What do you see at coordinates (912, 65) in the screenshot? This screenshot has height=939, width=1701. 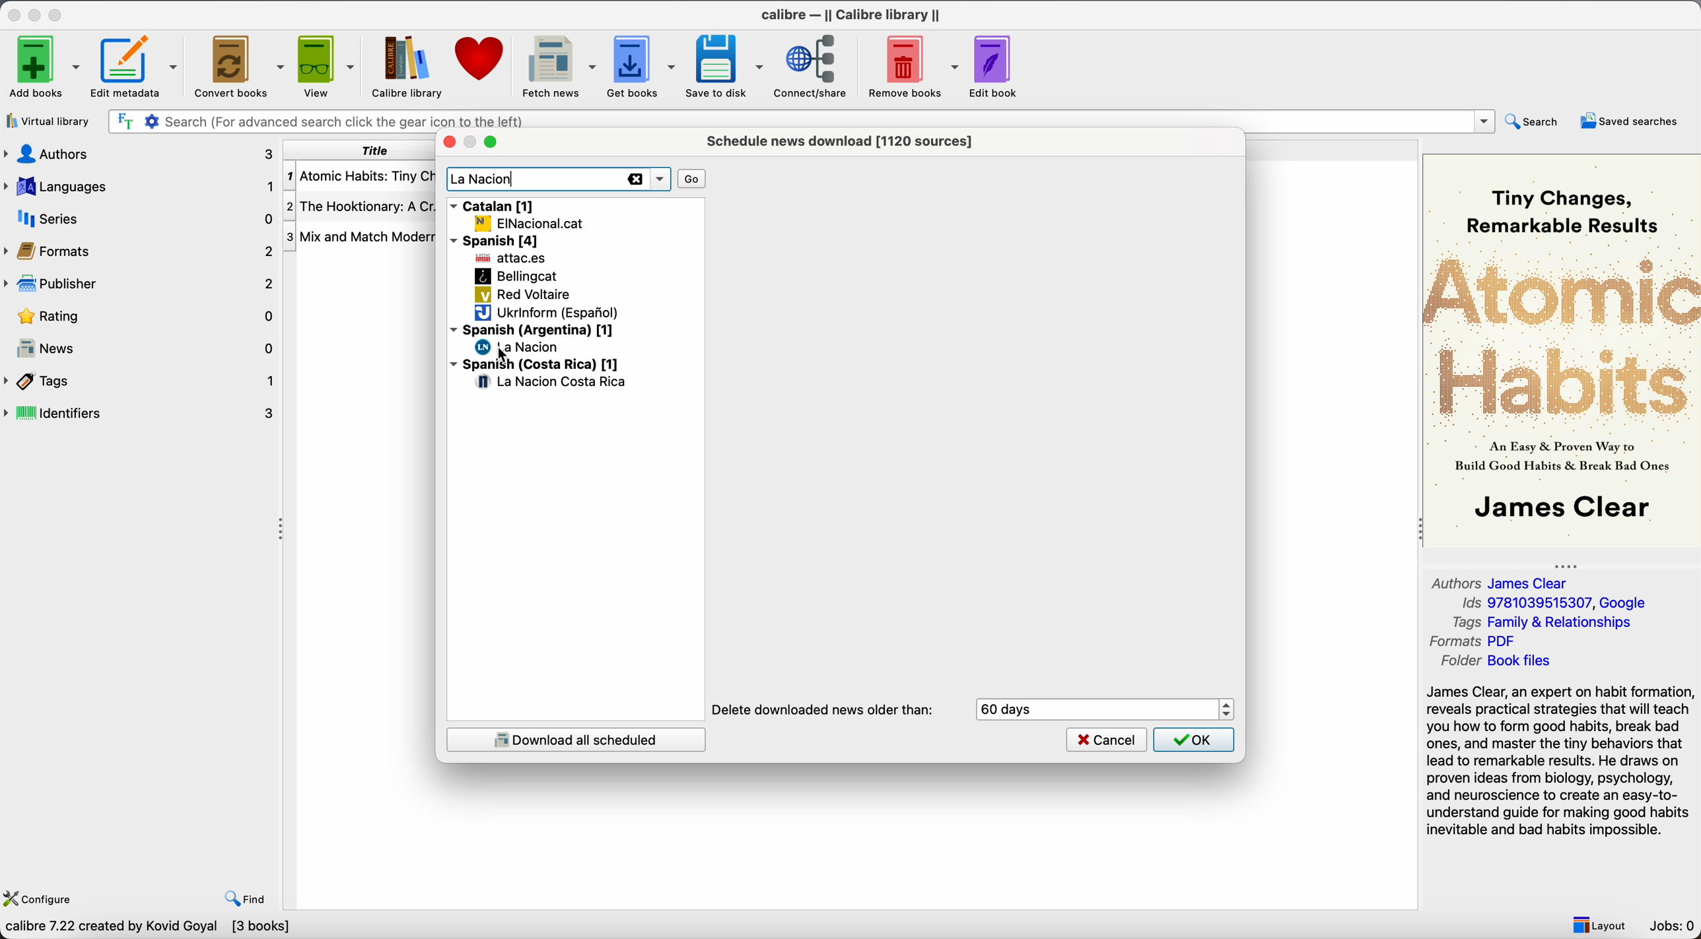 I see `remove books` at bounding box center [912, 65].